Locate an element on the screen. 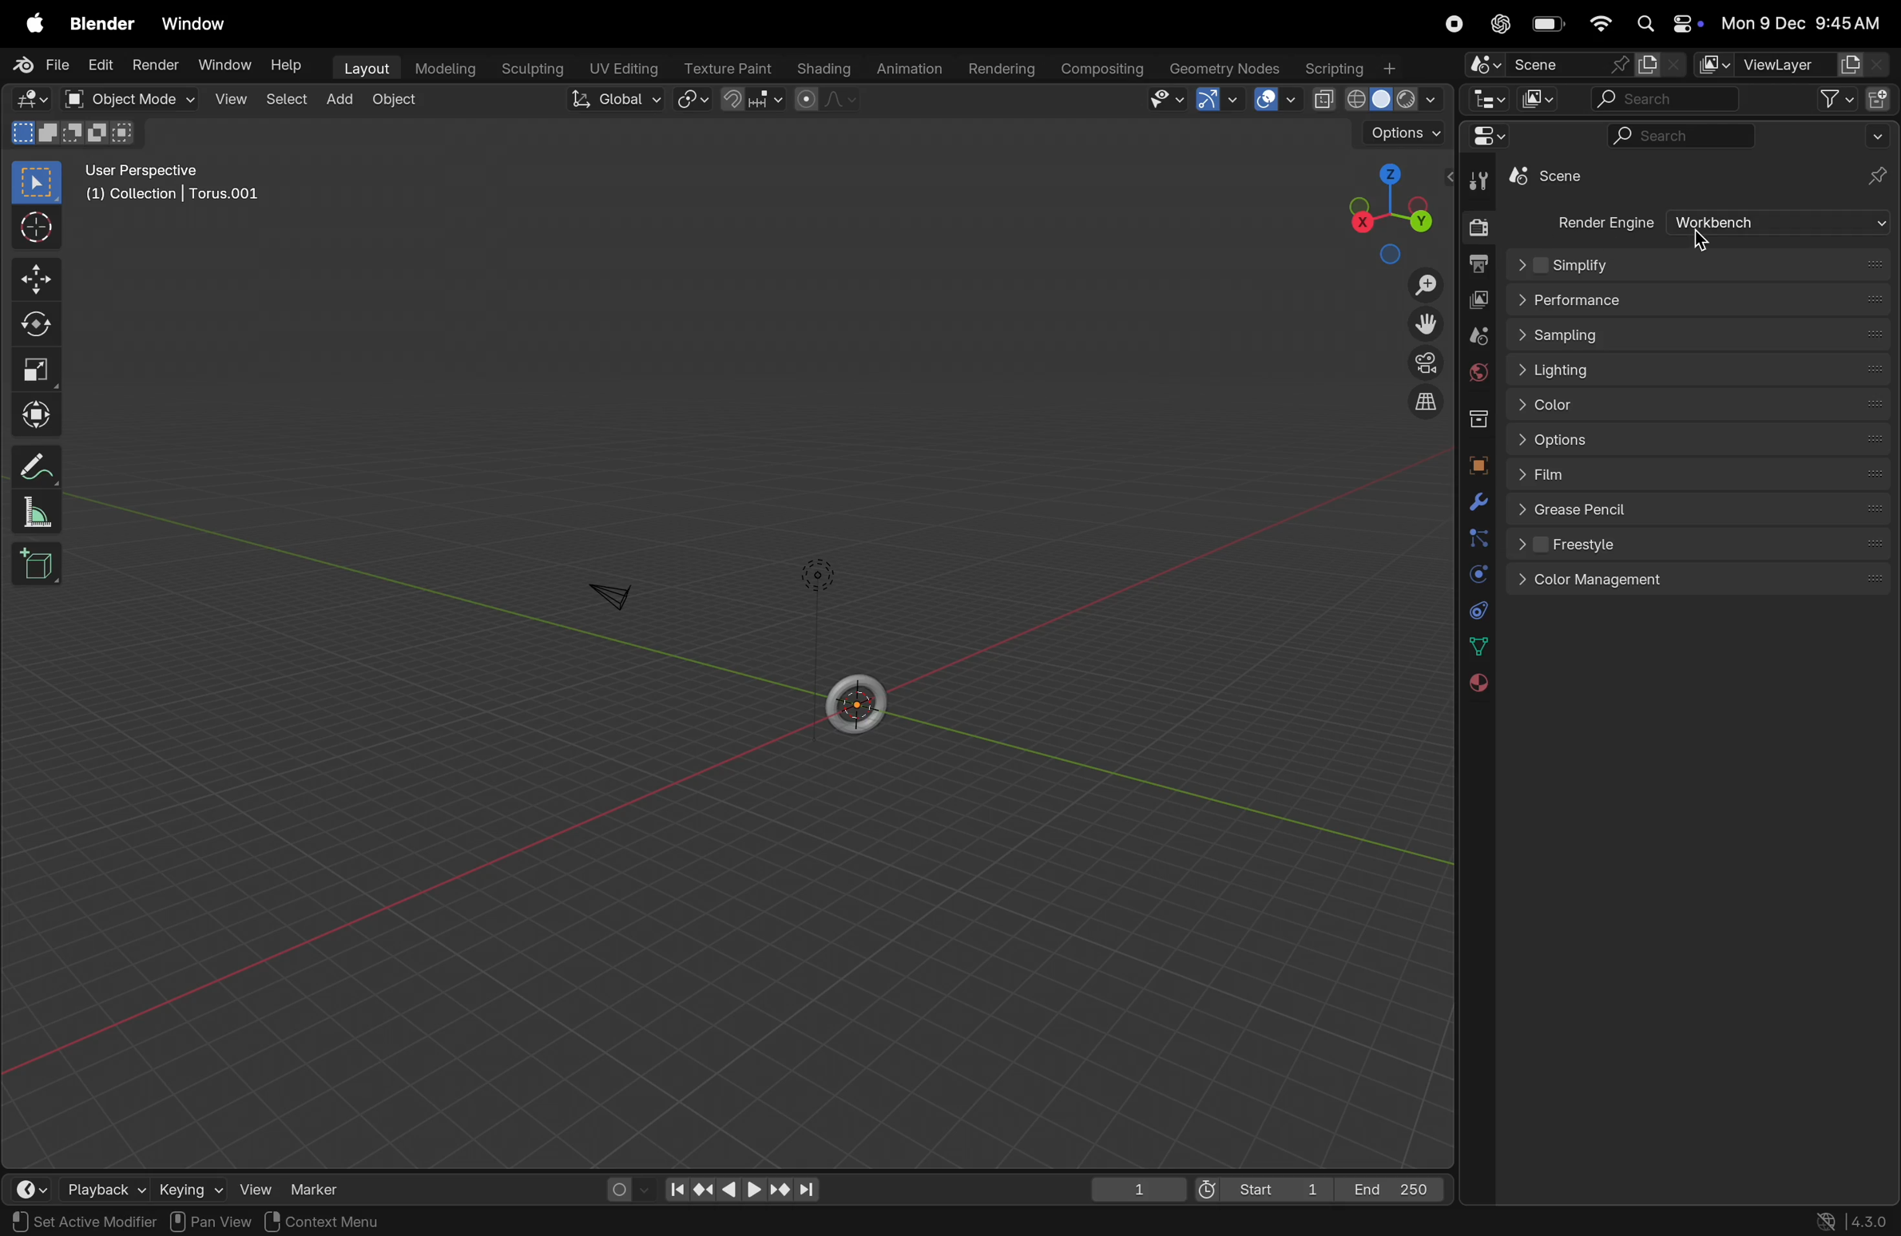 This screenshot has height=1236, width=1901. camera perspective is located at coordinates (1422, 362).